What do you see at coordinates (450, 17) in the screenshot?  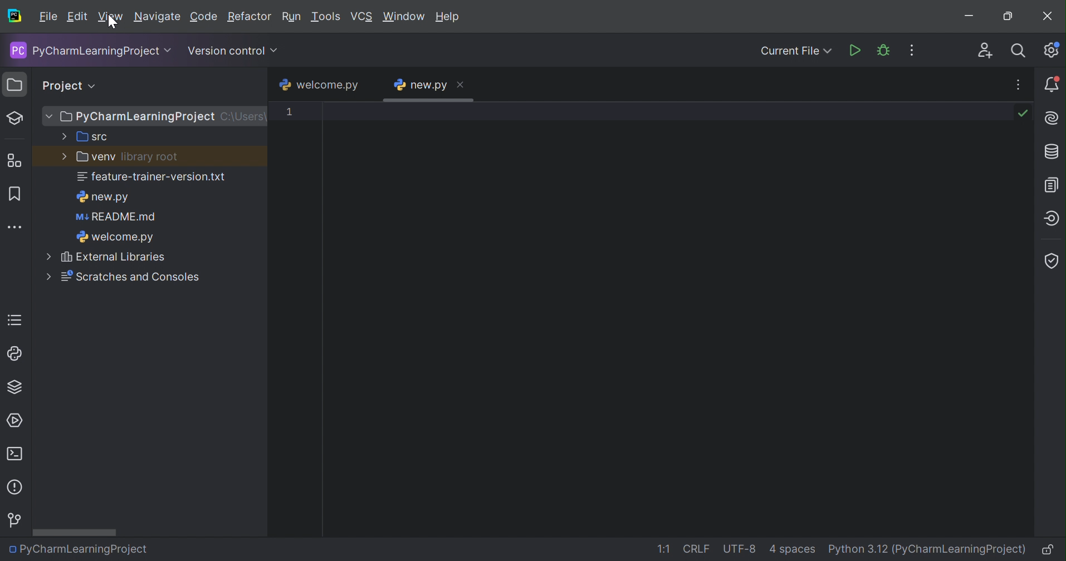 I see `Help` at bounding box center [450, 17].